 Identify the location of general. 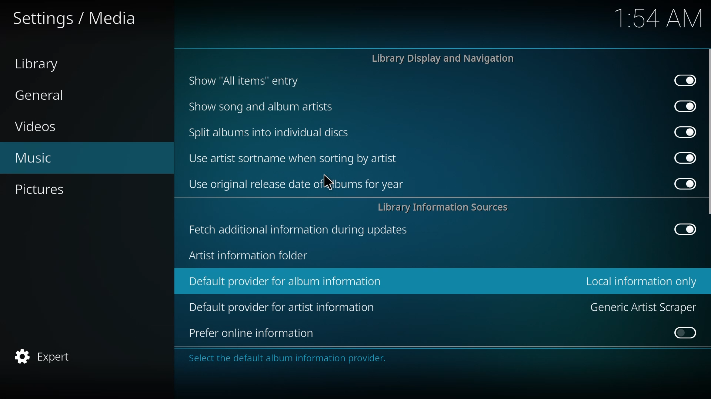
(46, 95).